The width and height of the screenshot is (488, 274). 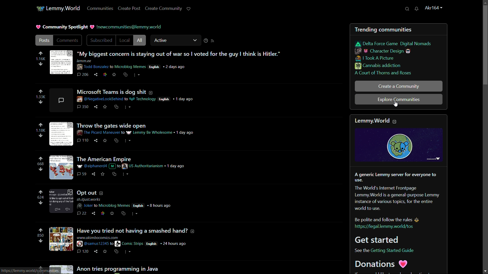 What do you see at coordinates (137, 75) in the screenshot?
I see `more` at bounding box center [137, 75].